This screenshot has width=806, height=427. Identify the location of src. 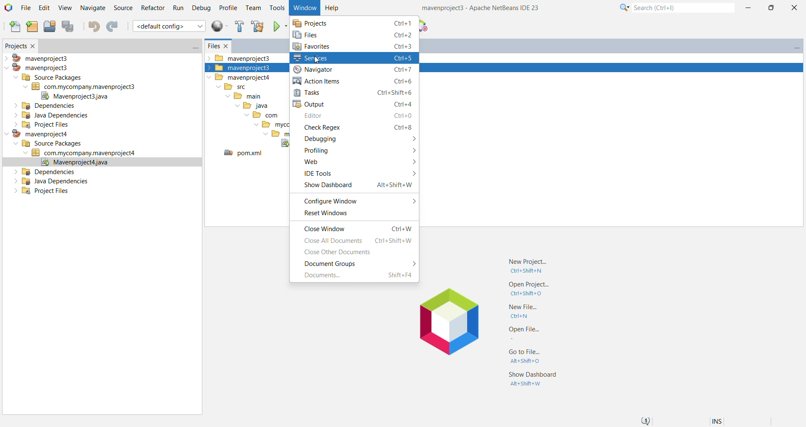
(233, 87).